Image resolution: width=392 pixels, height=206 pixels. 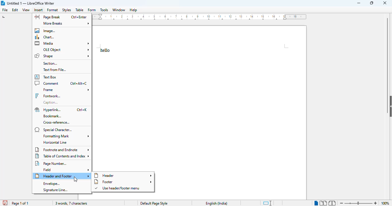 What do you see at coordinates (341, 203) in the screenshot?
I see `zoom out` at bounding box center [341, 203].